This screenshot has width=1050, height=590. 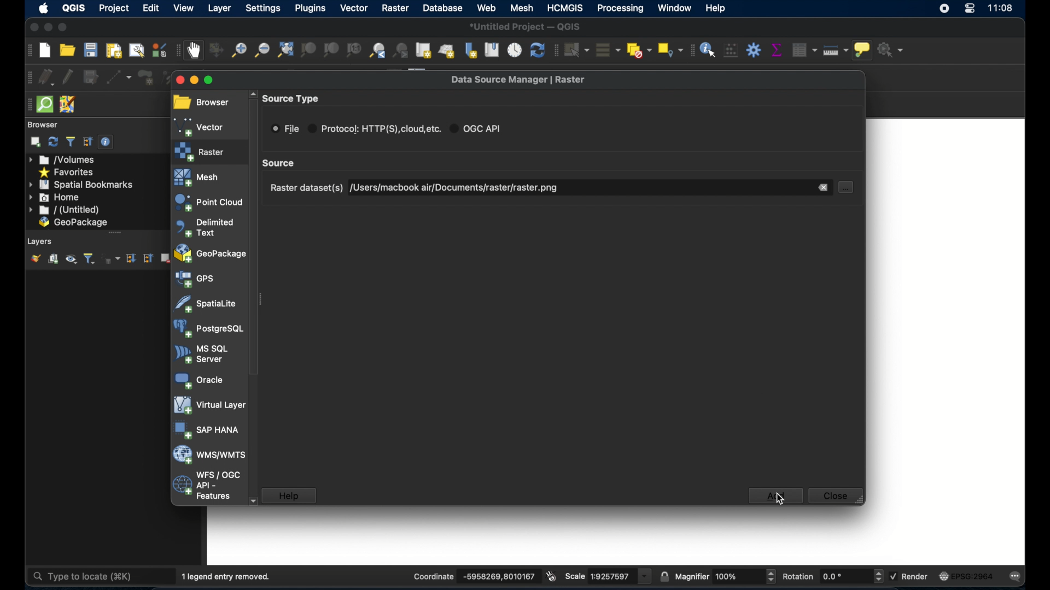 What do you see at coordinates (220, 10) in the screenshot?
I see `layer` at bounding box center [220, 10].